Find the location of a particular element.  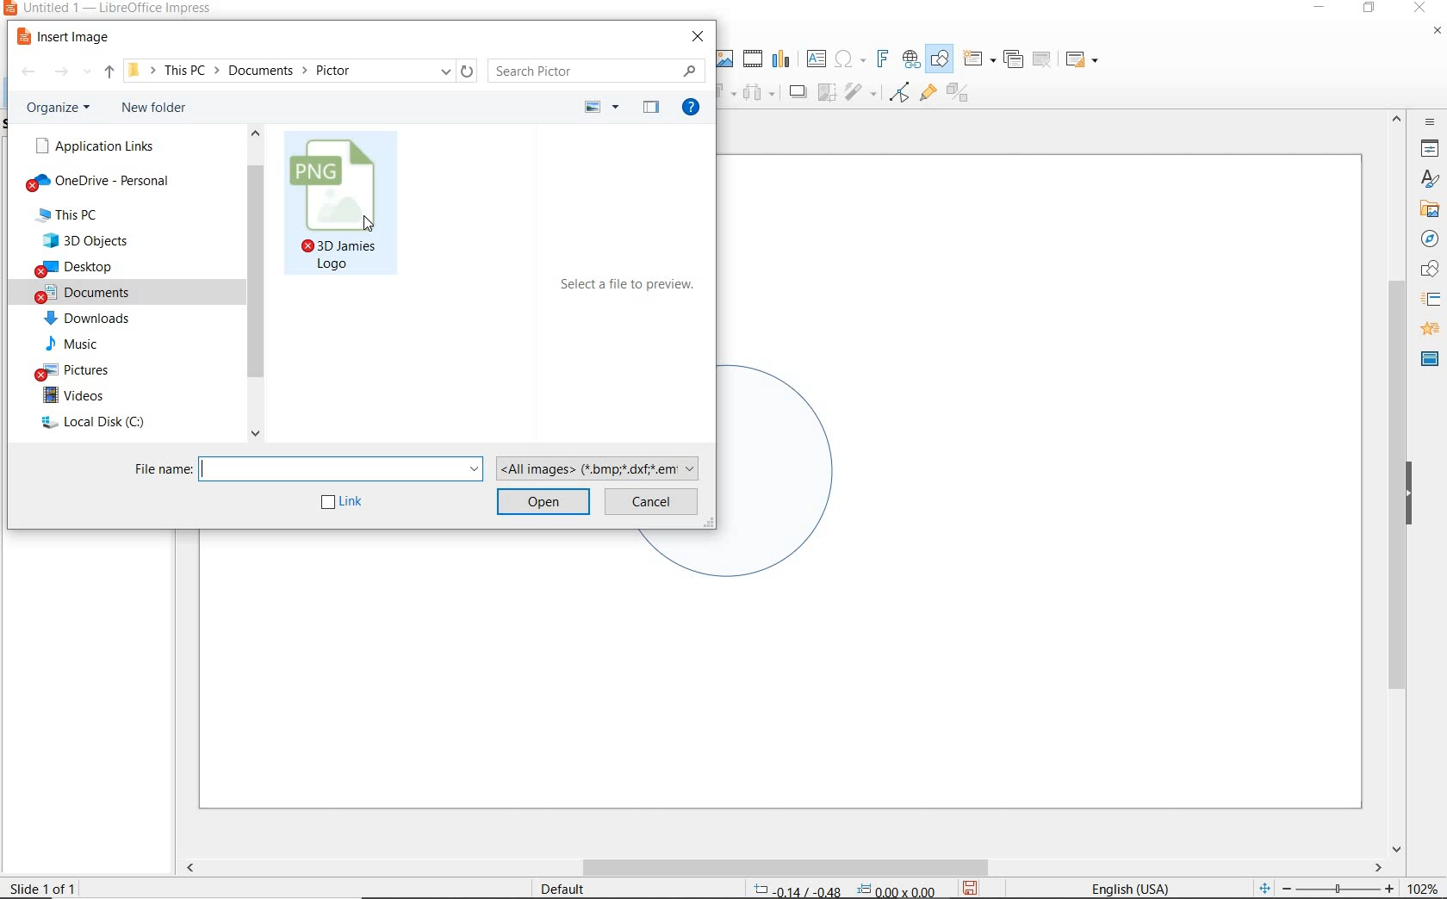

animation is located at coordinates (1427, 330).